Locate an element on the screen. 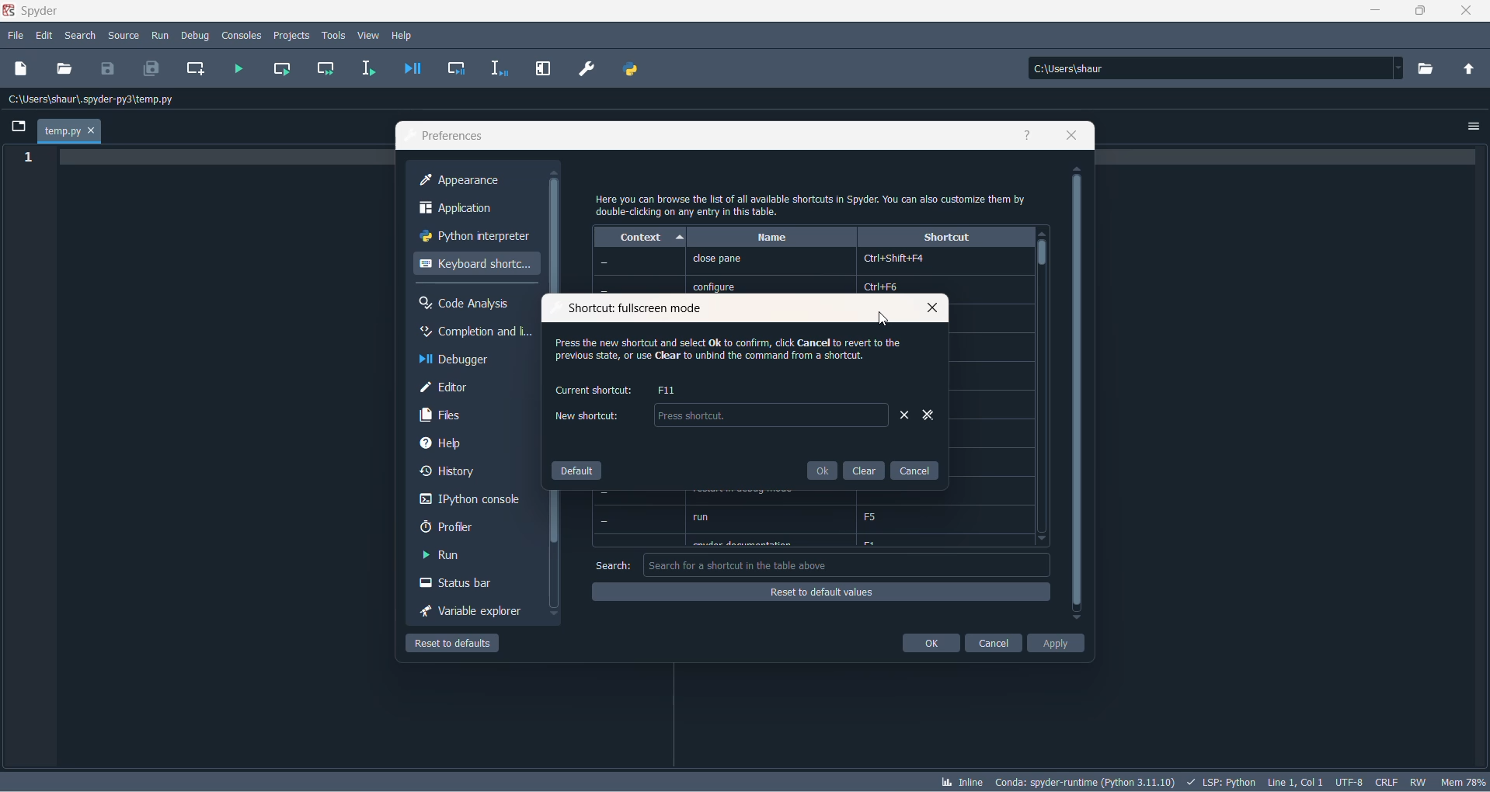 Image resolution: width=1490 pixels, height=792 pixels. search box is located at coordinates (849, 564).